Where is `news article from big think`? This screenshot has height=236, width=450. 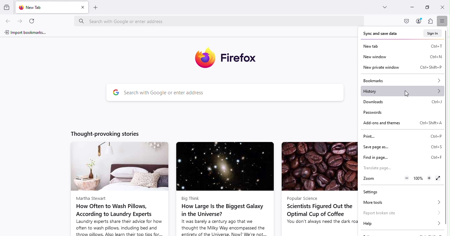
news article from big think is located at coordinates (224, 188).